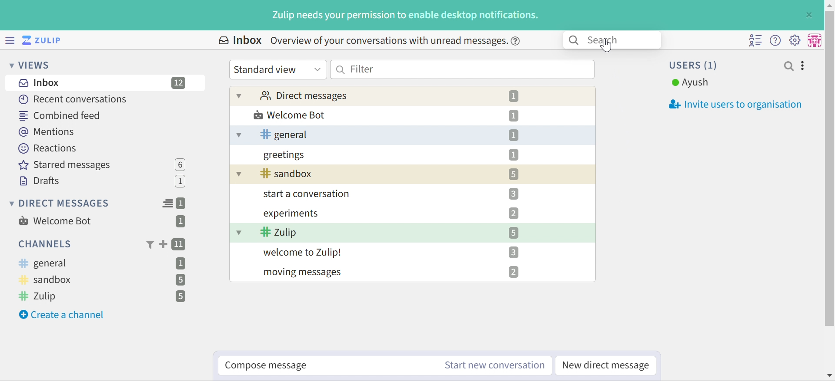 Image resolution: width=835 pixels, height=381 pixels. Describe the element at coordinates (513, 252) in the screenshot. I see `3` at that location.